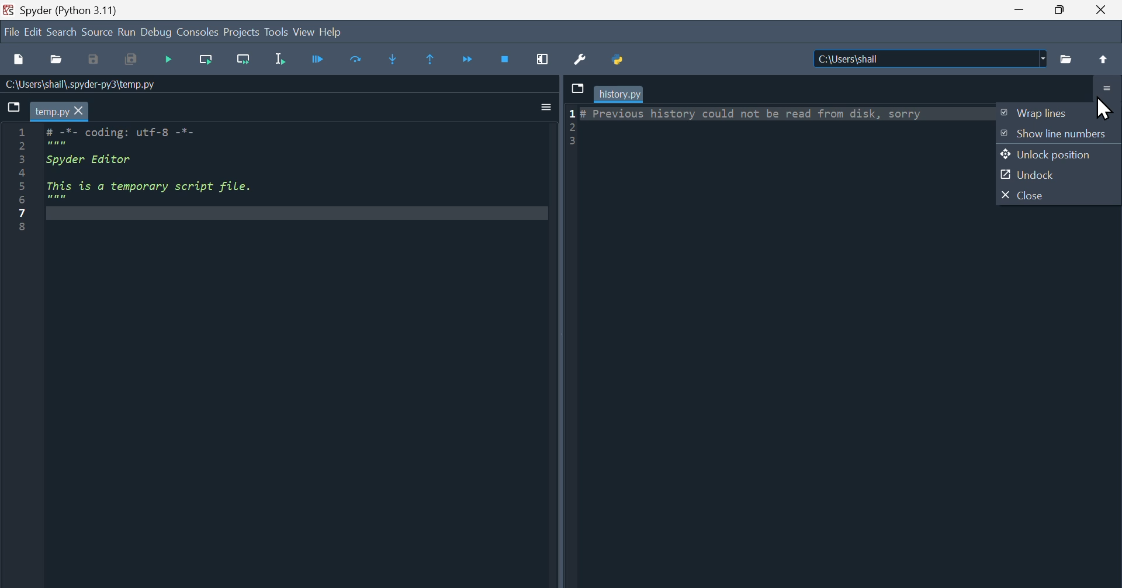  I want to click on Show line numbers, so click(1054, 134).